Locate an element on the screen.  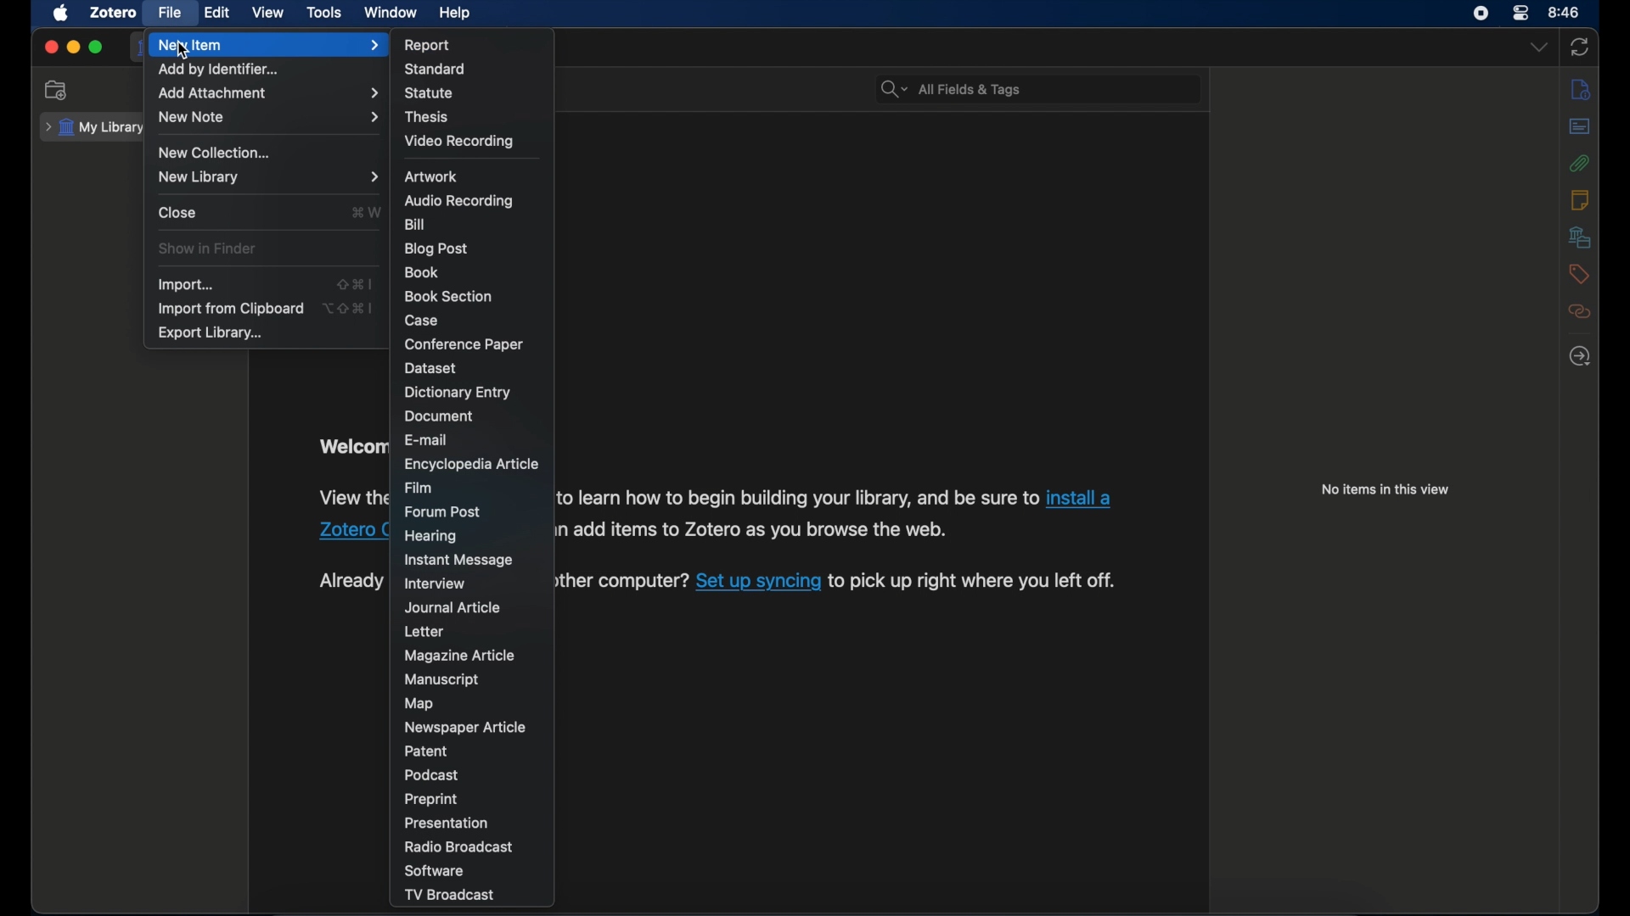
dataset is located at coordinates (434, 368).